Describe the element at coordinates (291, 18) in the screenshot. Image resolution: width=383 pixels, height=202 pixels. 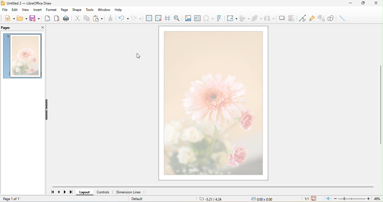
I see `crop image` at that location.